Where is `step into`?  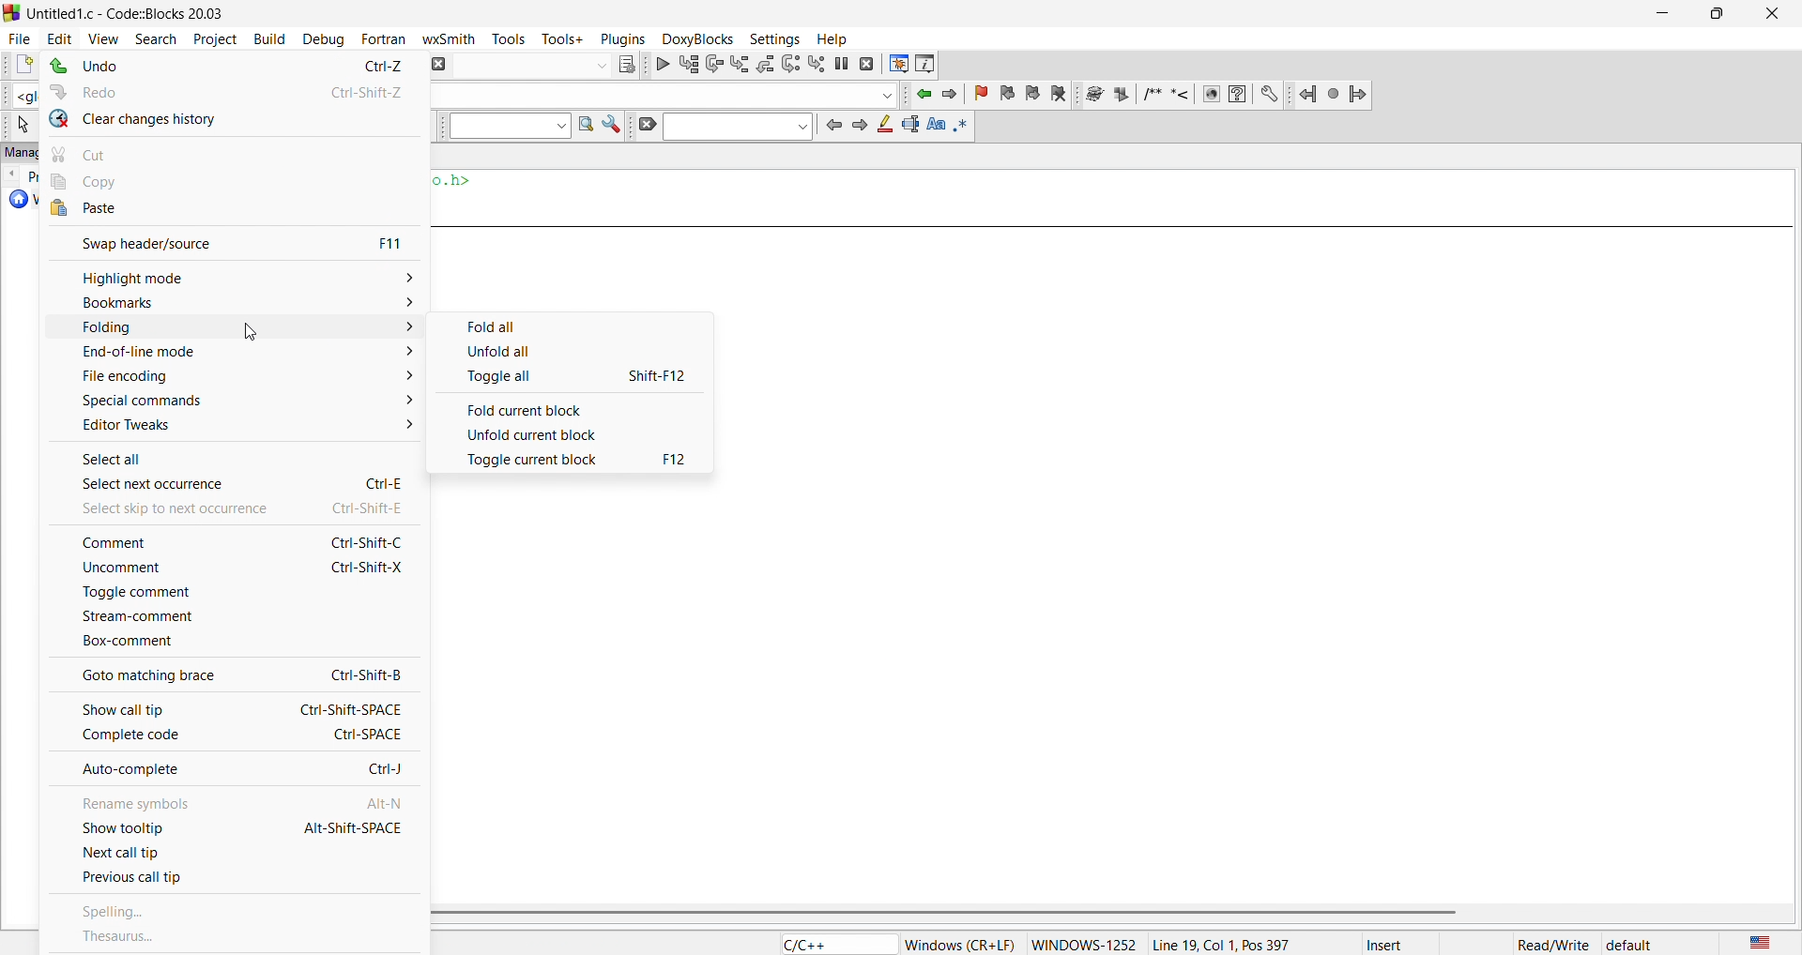 step into is located at coordinates (740, 64).